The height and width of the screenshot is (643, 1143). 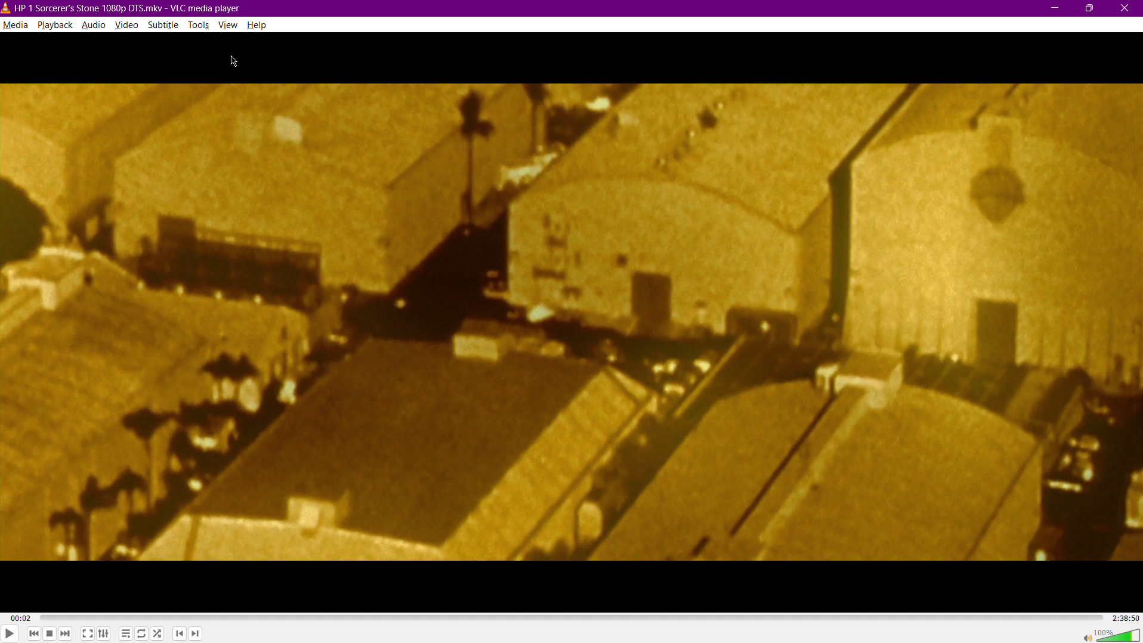 What do you see at coordinates (104, 634) in the screenshot?
I see `Advanced Settings` at bounding box center [104, 634].